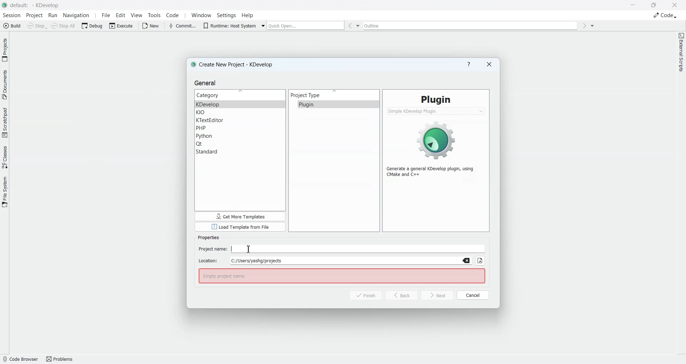  I want to click on Text Cursor, so click(249, 249).